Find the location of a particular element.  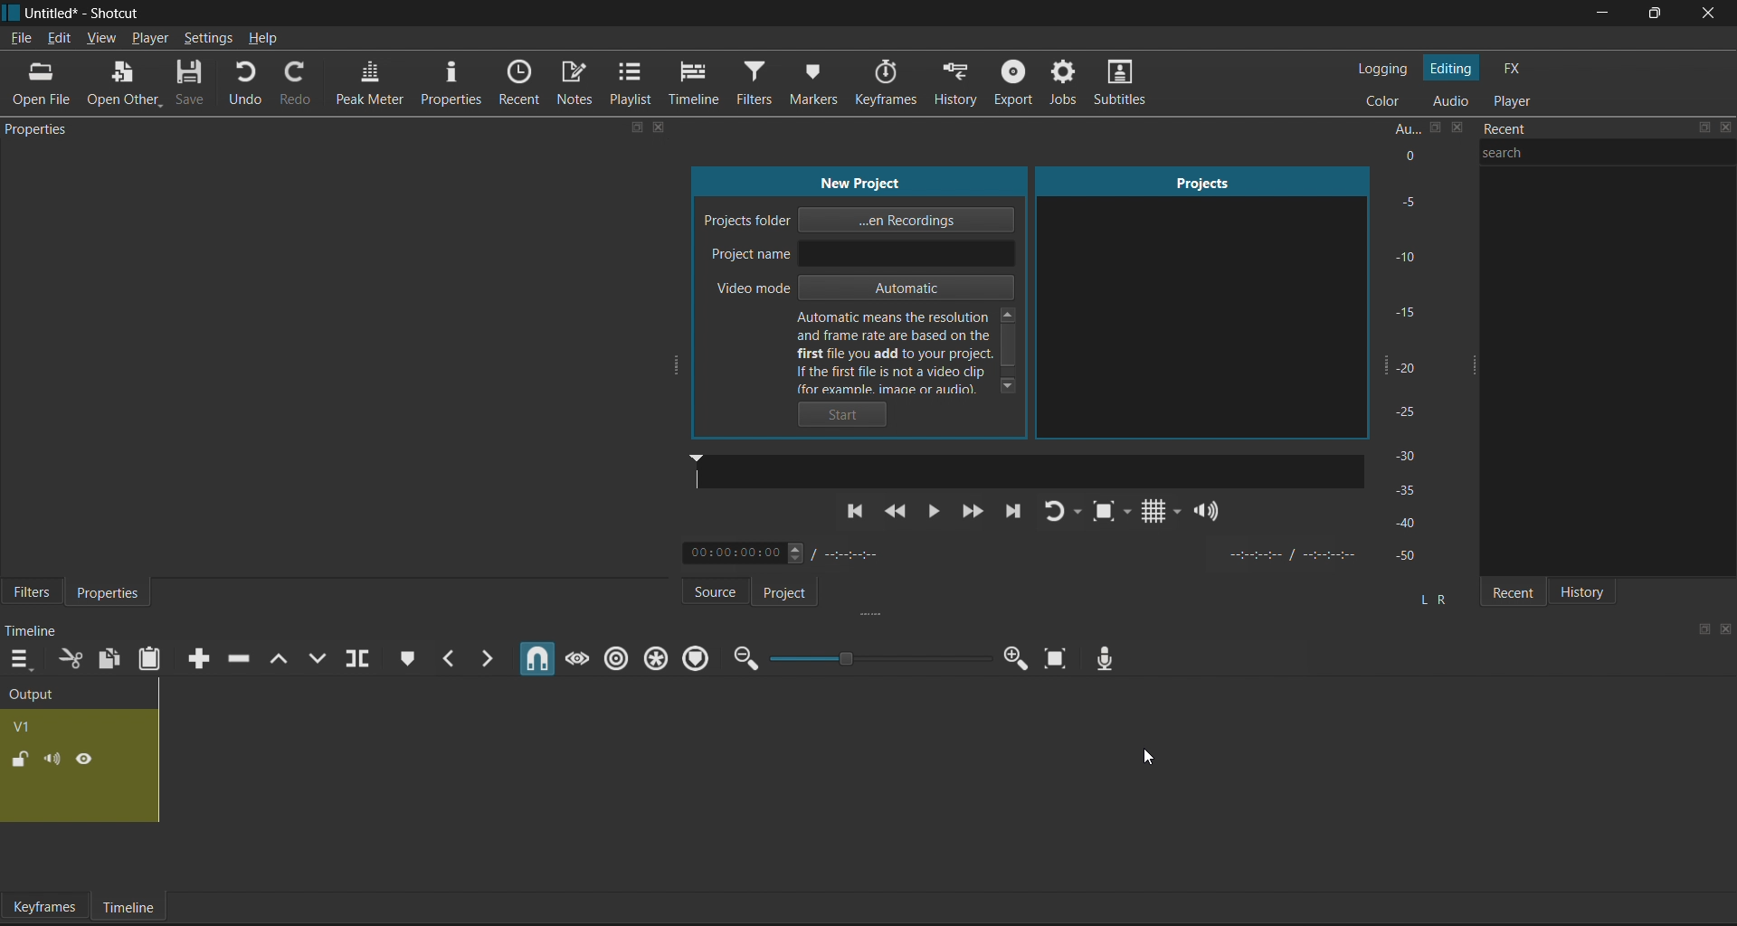

close is located at coordinates (1726, 131).